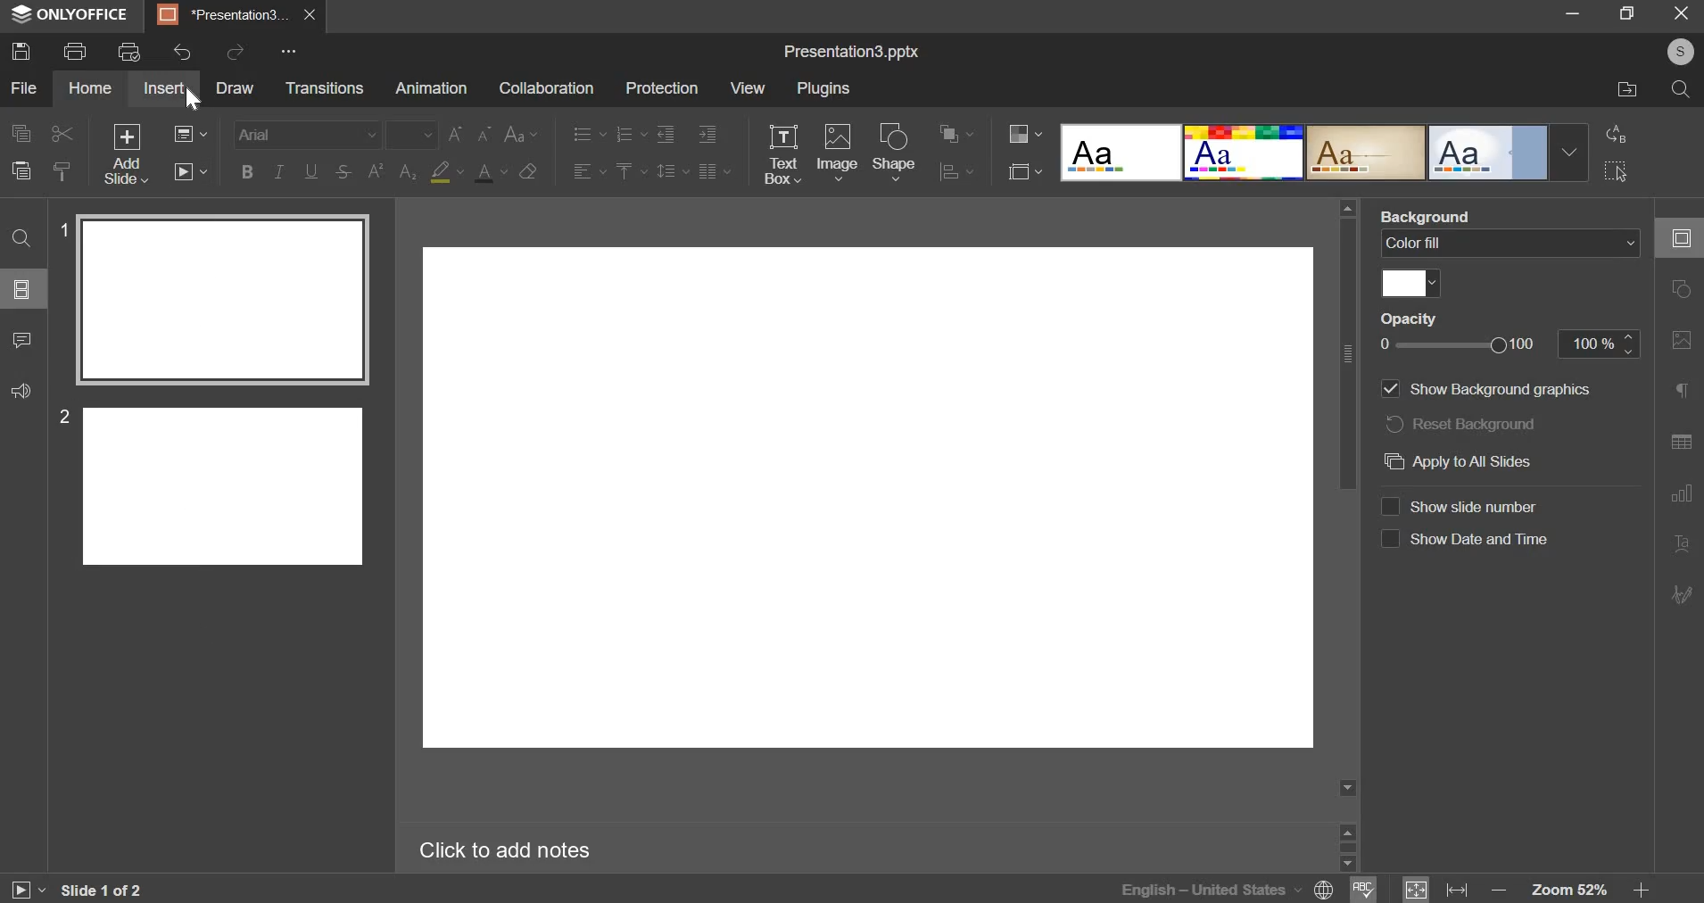 This screenshot has height=903, width=1704. I want to click on minimize, so click(1573, 12).